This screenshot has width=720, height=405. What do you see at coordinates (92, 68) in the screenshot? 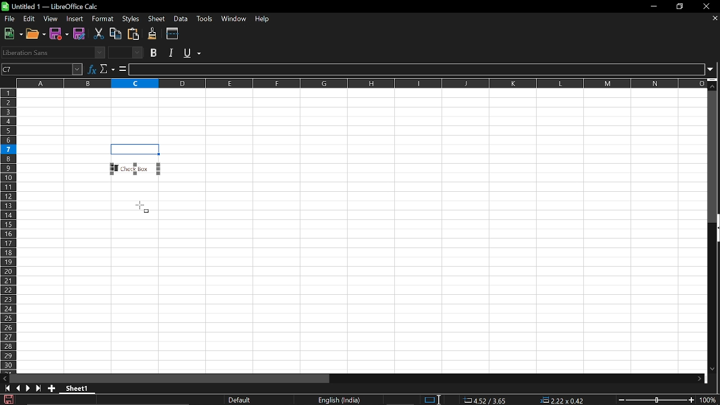
I see `Formula wizard` at bounding box center [92, 68].